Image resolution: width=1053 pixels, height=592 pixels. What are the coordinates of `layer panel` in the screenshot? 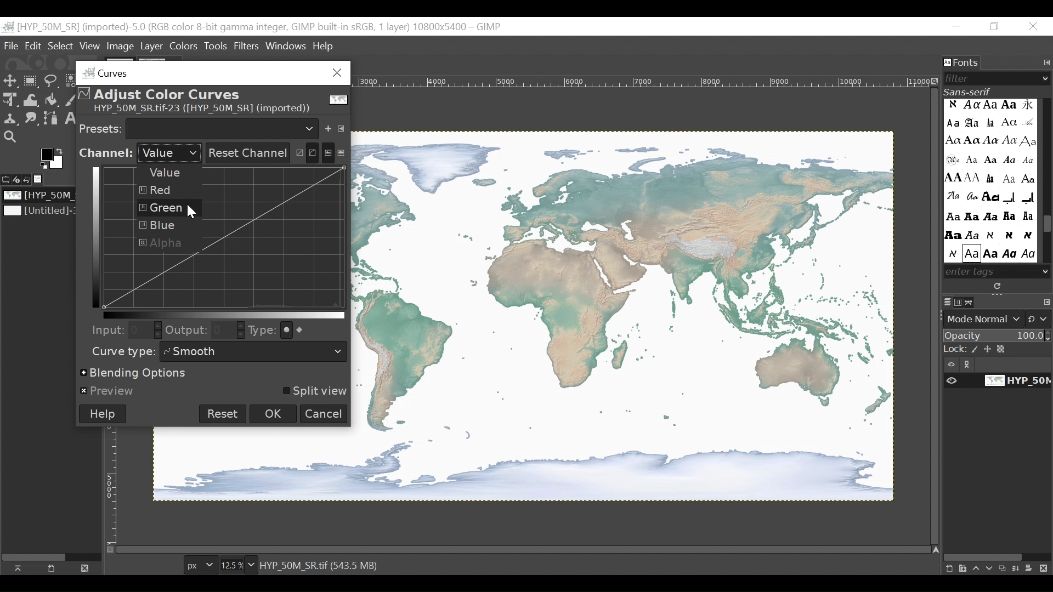 It's located at (994, 565).